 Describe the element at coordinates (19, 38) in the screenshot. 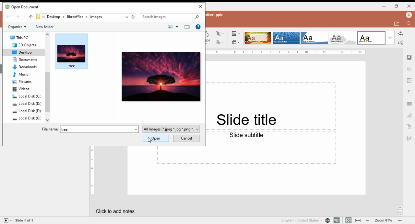

I see `this PC` at that location.